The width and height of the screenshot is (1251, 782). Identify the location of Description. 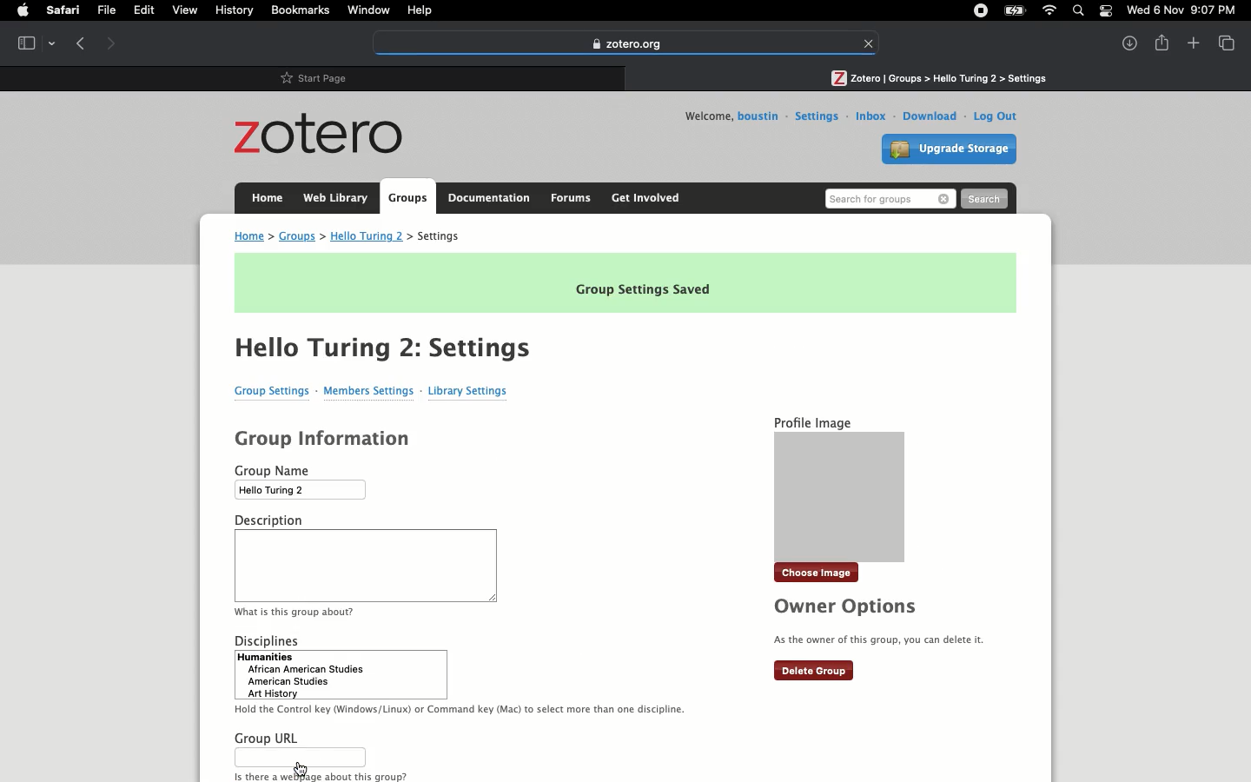
(367, 565).